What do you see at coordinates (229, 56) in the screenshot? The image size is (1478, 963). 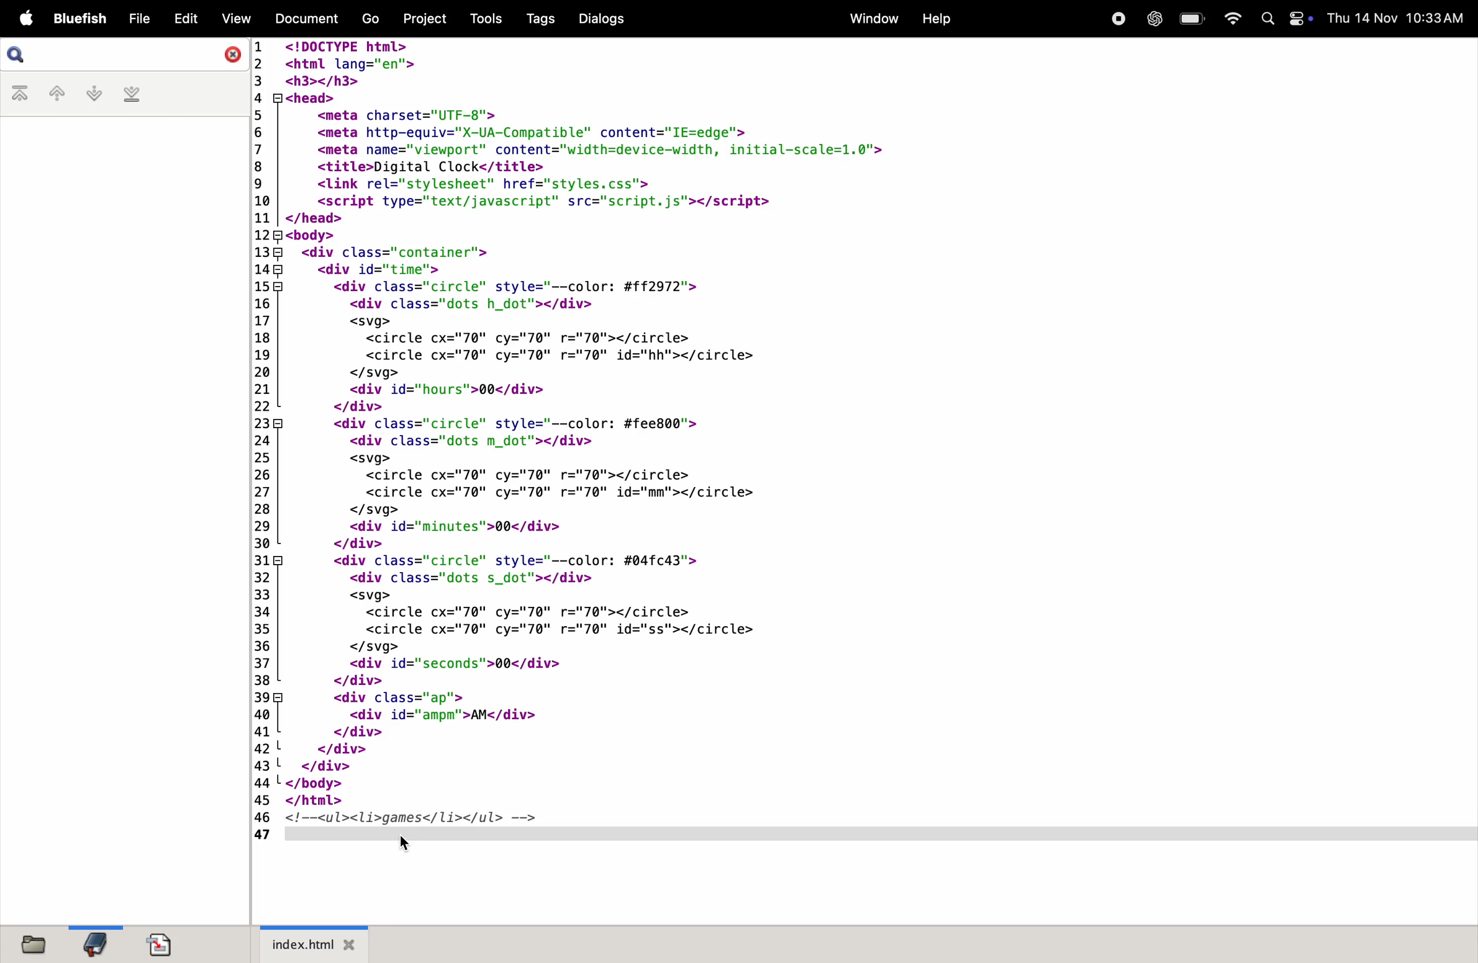 I see `close` at bounding box center [229, 56].